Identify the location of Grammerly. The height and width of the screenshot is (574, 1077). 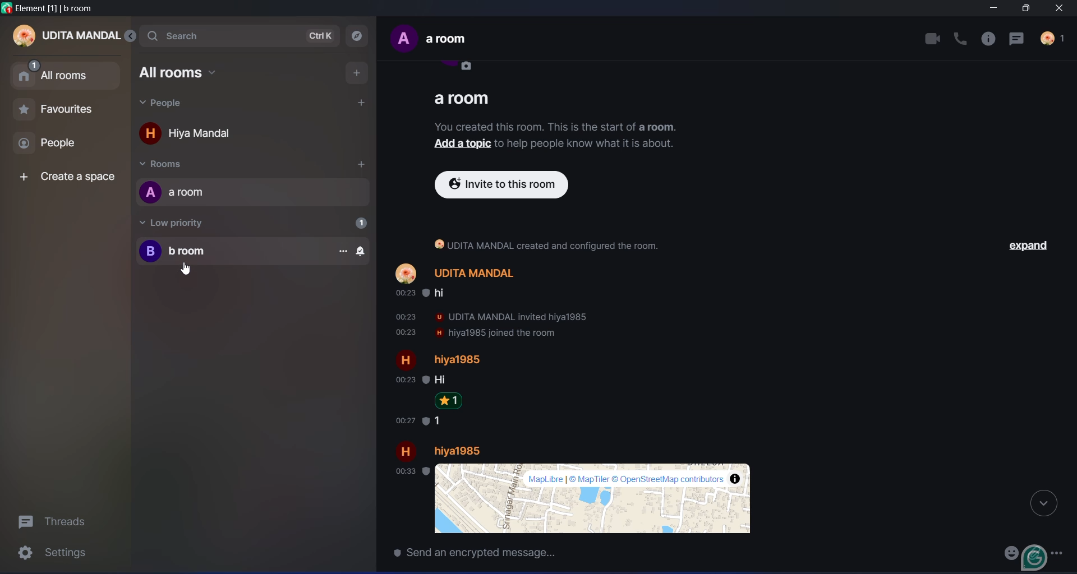
(1035, 557).